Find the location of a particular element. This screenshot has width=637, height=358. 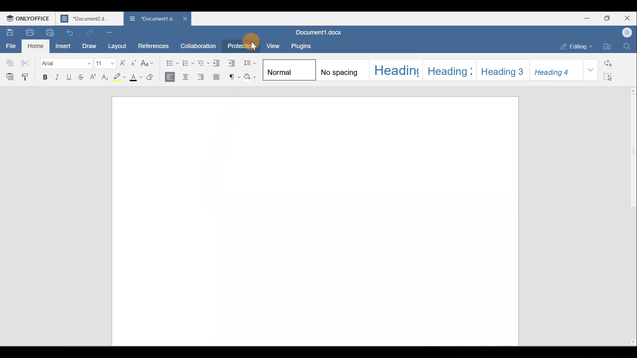

Increase font size is located at coordinates (123, 63).